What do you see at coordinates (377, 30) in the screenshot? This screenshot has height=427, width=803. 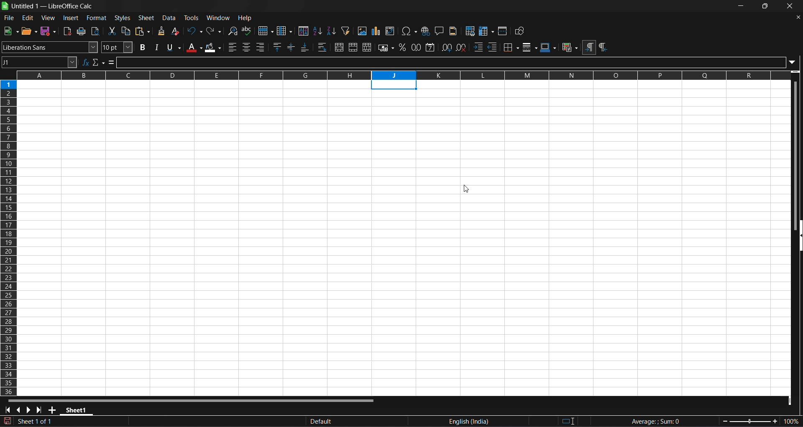 I see `insert chart` at bounding box center [377, 30].